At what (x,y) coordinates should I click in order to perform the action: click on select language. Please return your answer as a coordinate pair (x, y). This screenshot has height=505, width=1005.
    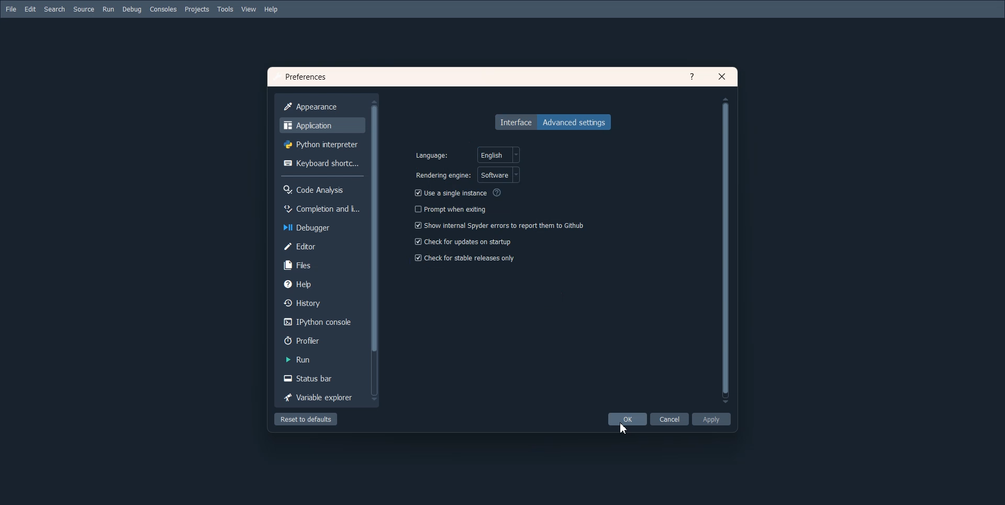
    Looking at the image, I should click on (468, 155).